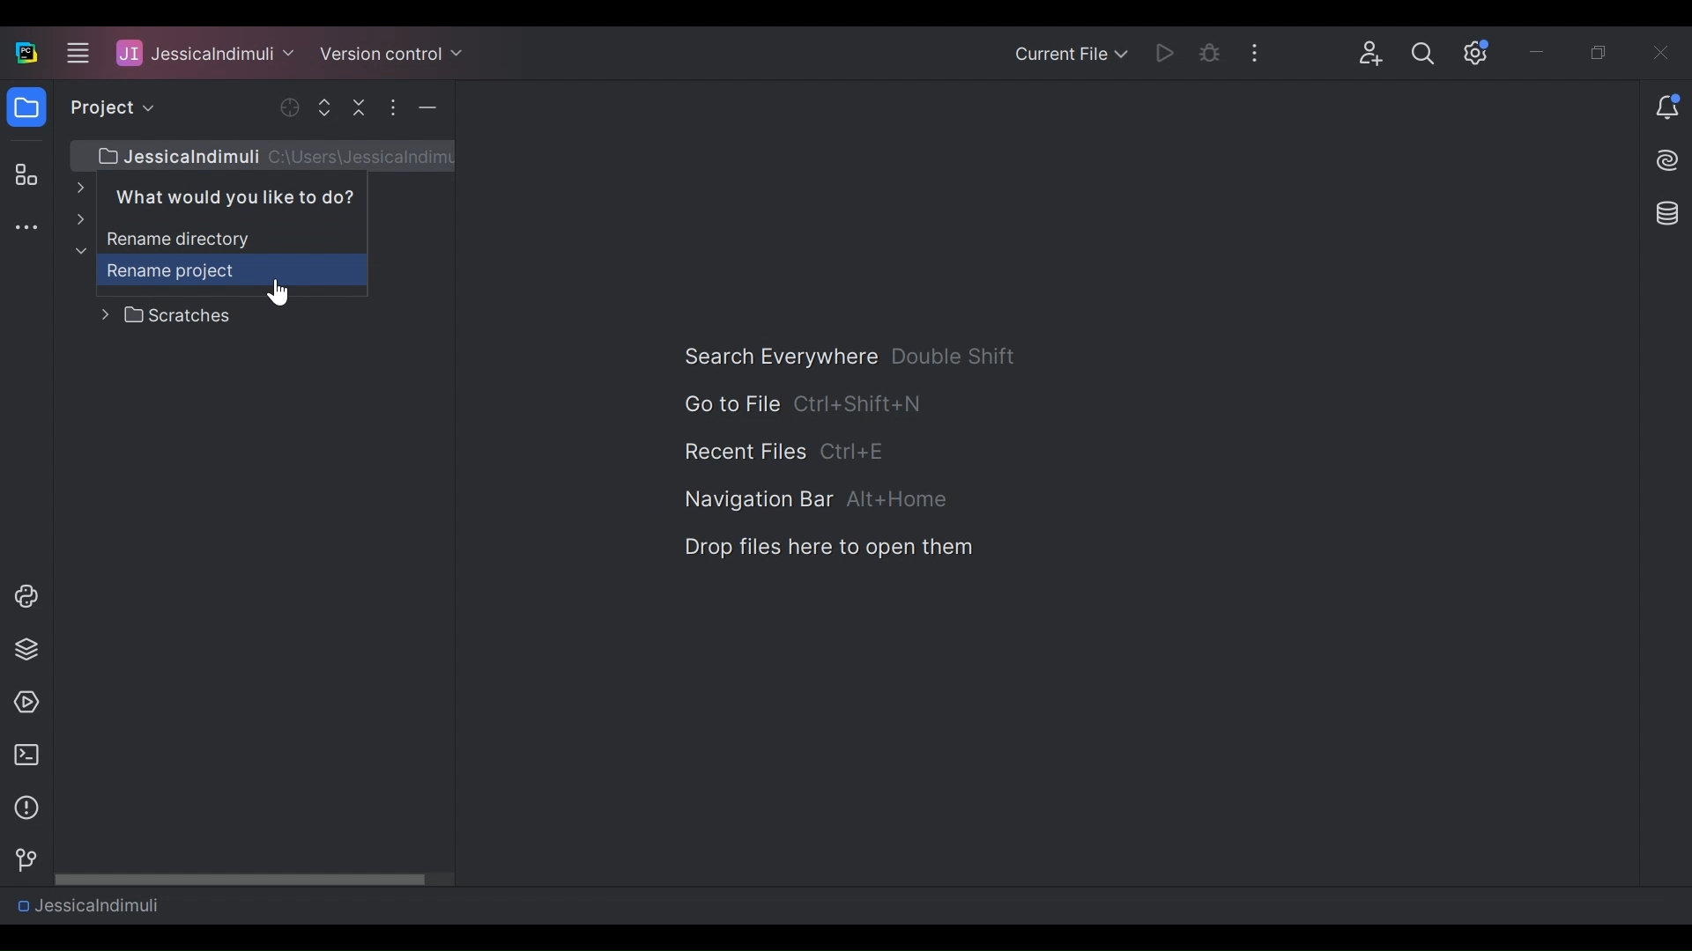 Image resolution: width=1692 pixels, height=951 pixels. I want to click on Navigation bar, so click(757, 501).